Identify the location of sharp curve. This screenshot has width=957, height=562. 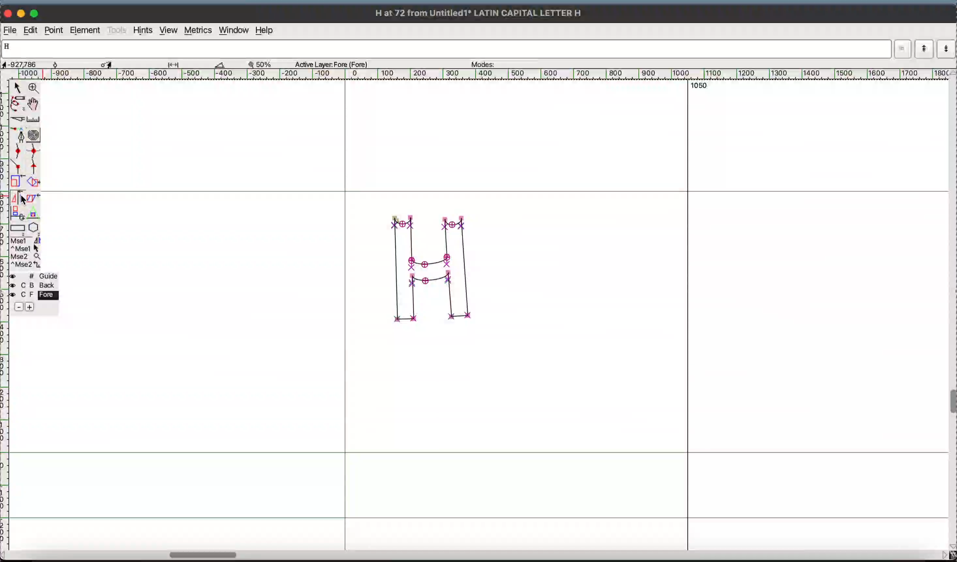
(33, 152).